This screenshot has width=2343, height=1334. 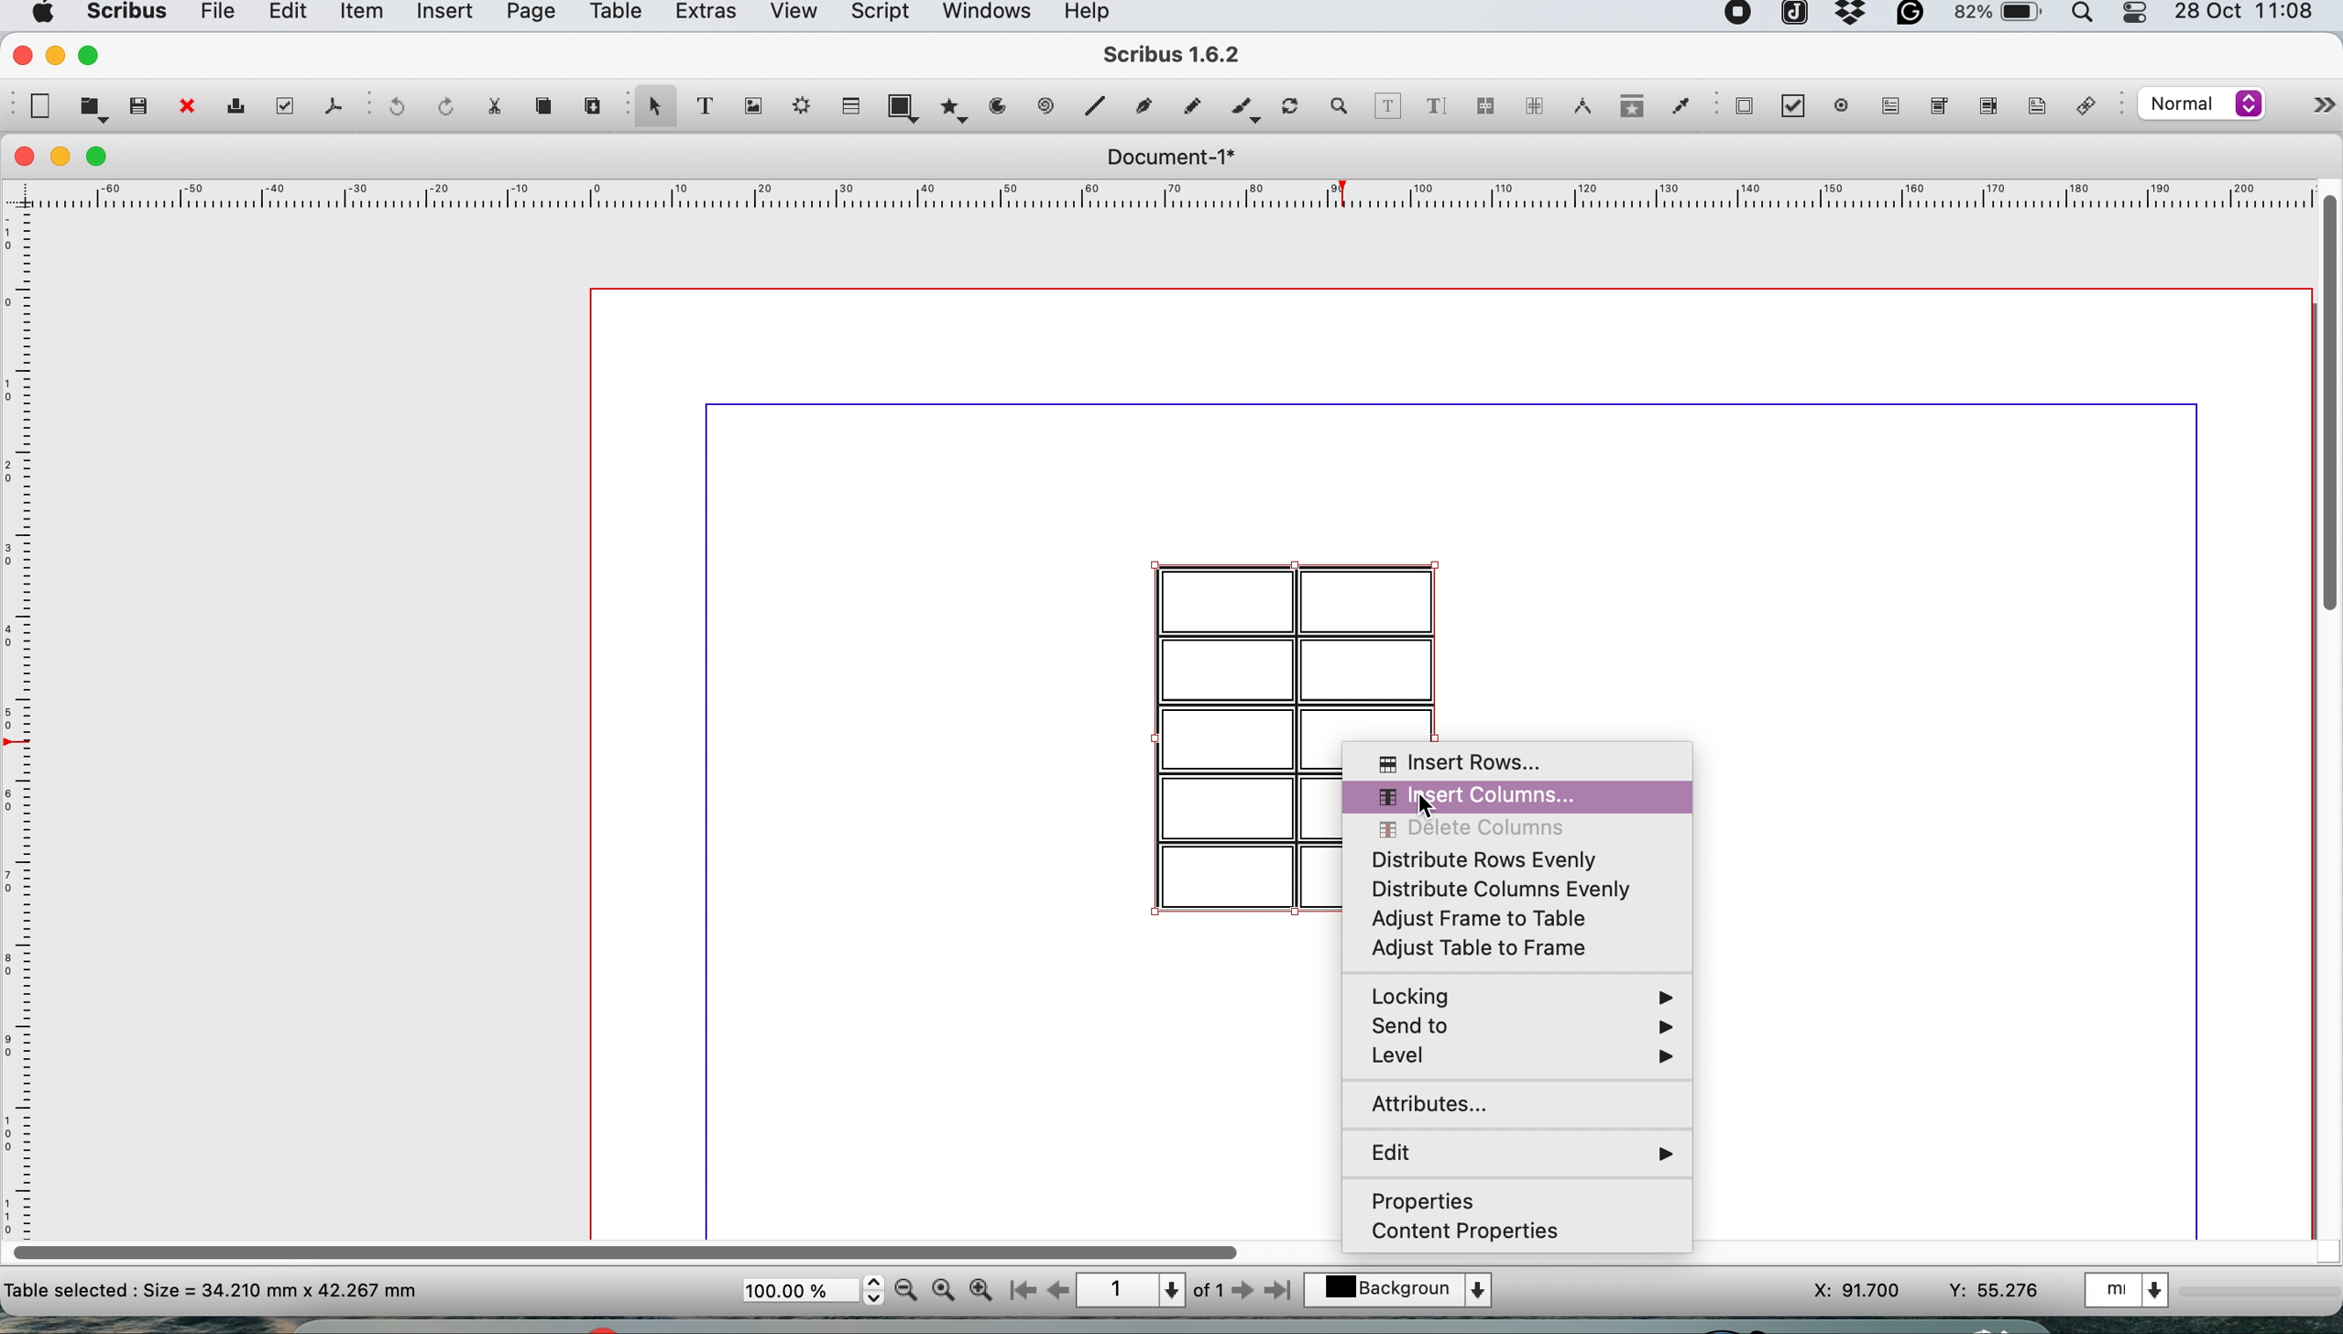 I want to click on copy, so click(x=547, y=106).